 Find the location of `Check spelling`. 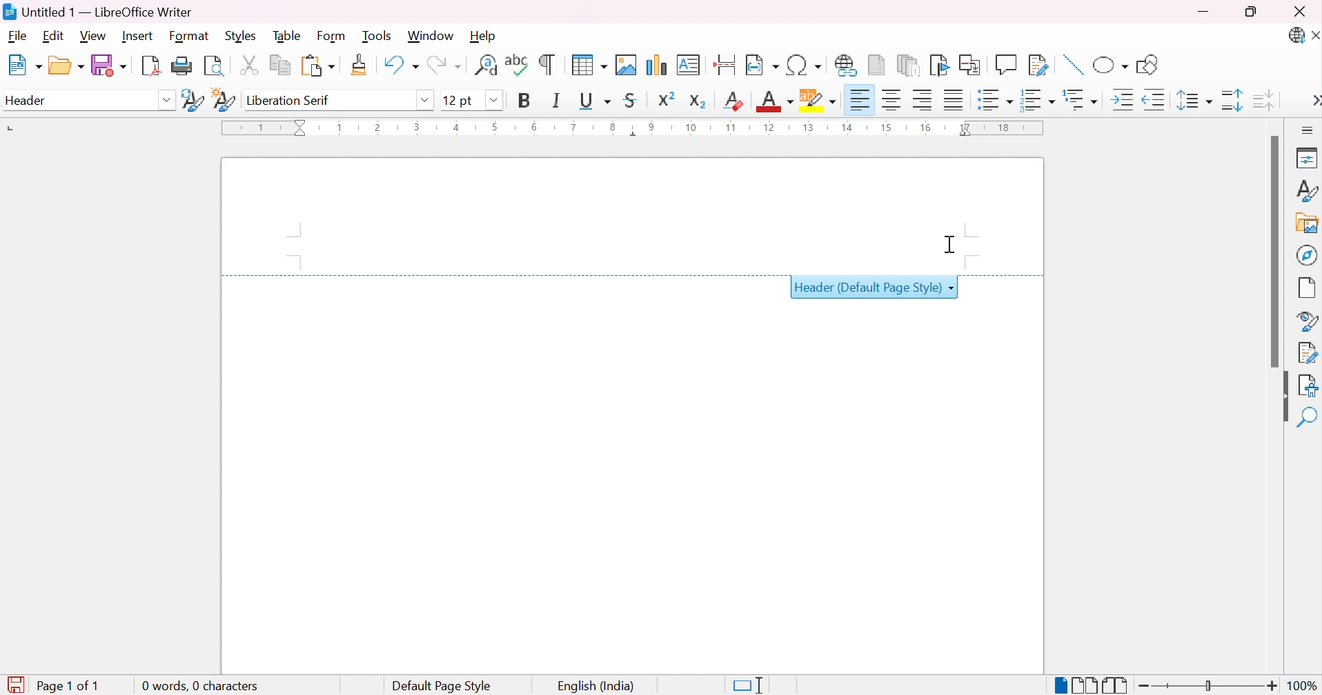

Check spelling is located at coordinates (515, 63).